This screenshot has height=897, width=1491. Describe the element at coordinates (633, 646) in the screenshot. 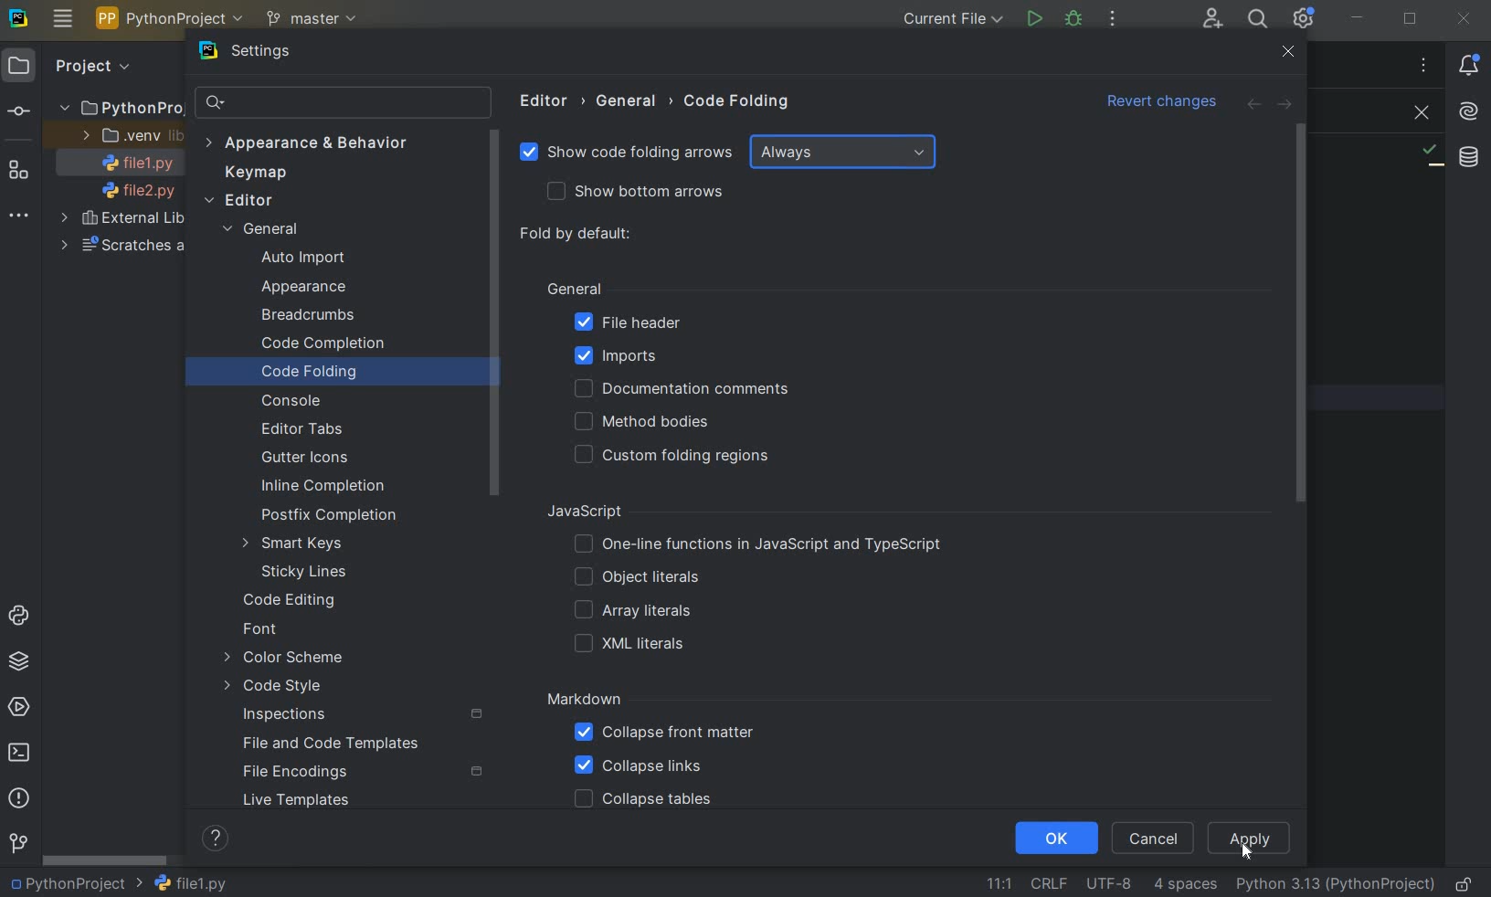

I see `XML LITERALS` at that location.